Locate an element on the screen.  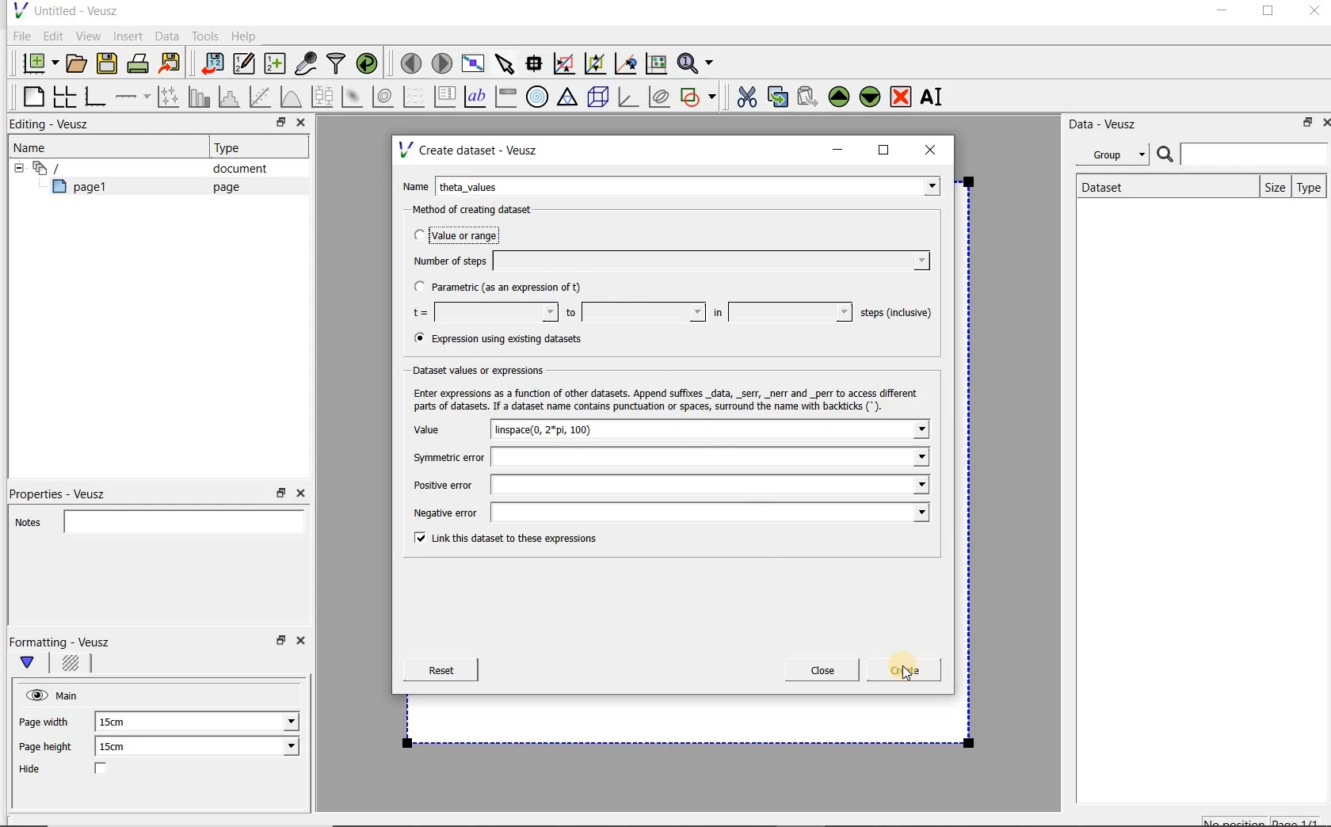
click or draw a rectangle to zoom graph axes is located at coordinates (567, 64).